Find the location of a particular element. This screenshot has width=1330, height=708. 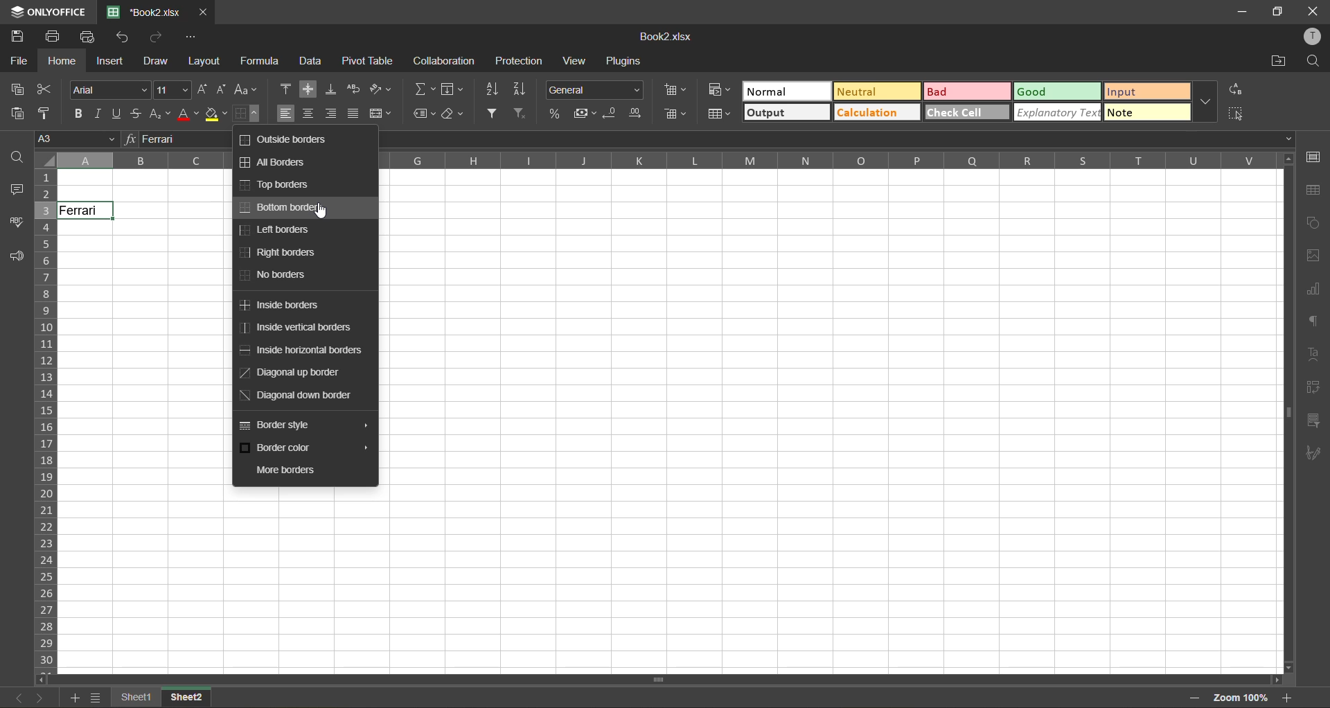

pivot table is located at coordinates (370, 61).